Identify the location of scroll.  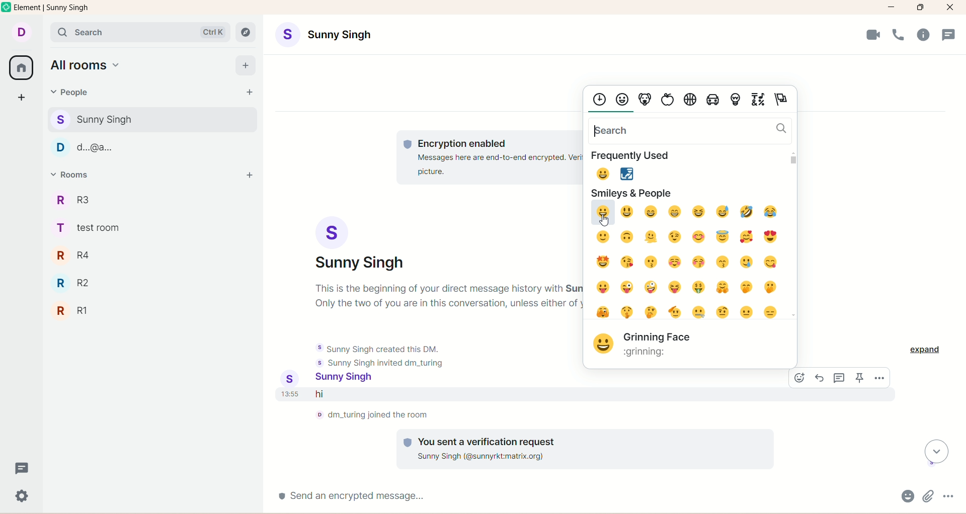
(936, 452).